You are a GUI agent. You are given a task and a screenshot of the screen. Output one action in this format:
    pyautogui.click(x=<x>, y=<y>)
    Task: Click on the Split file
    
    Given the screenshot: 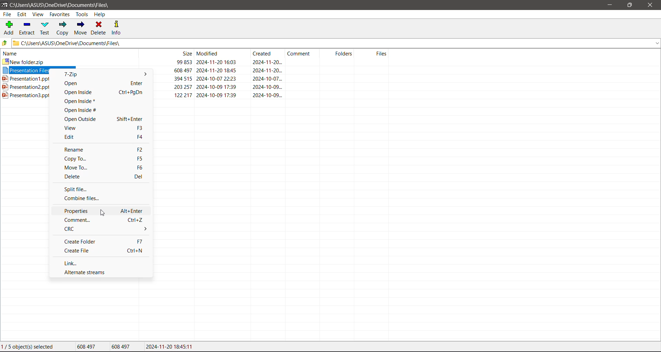 What is the action you would take?
    pyautogui.click(x=75, y=189)
    